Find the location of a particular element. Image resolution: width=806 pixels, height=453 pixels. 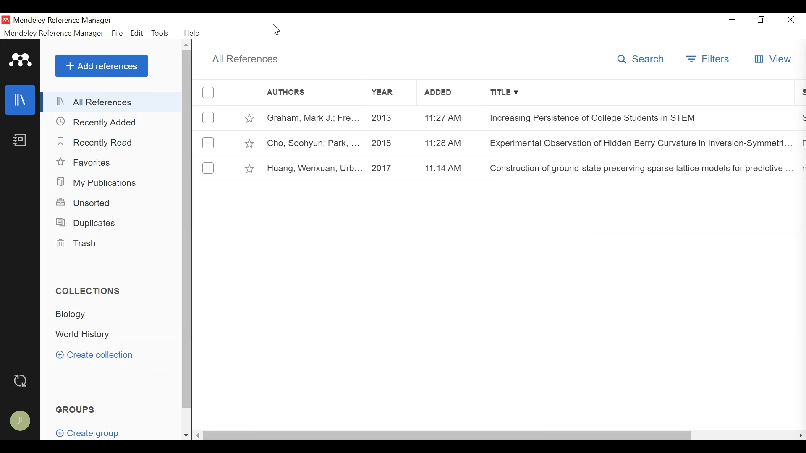

Recently Added is located at coordinates (98, 122).